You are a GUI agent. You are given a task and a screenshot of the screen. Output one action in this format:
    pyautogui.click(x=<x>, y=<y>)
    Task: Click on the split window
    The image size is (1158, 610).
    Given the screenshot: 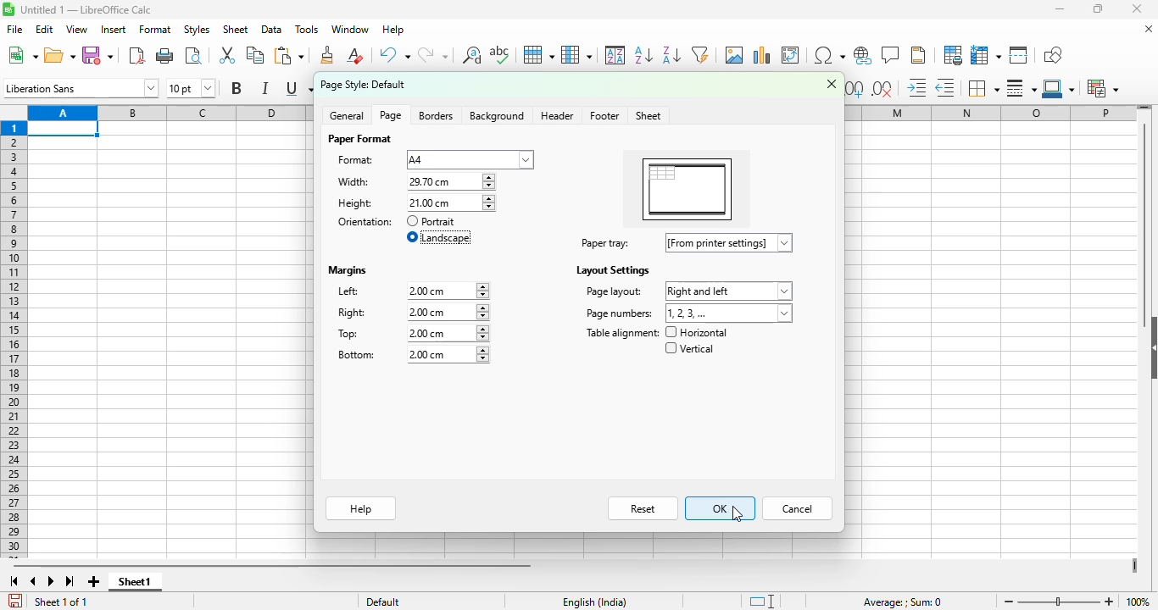 What is the action you would take?
    pyautogui.click(x=1018, y=55)
    